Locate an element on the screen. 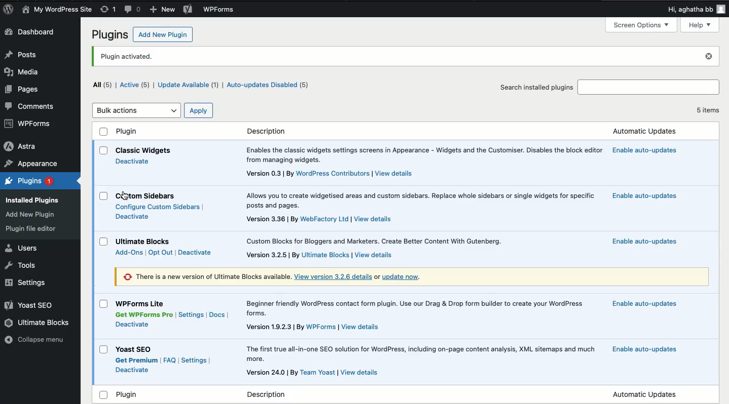 The height and width of the screenshot is (404, 729). automatic updates is located at coordinates (646, 393).